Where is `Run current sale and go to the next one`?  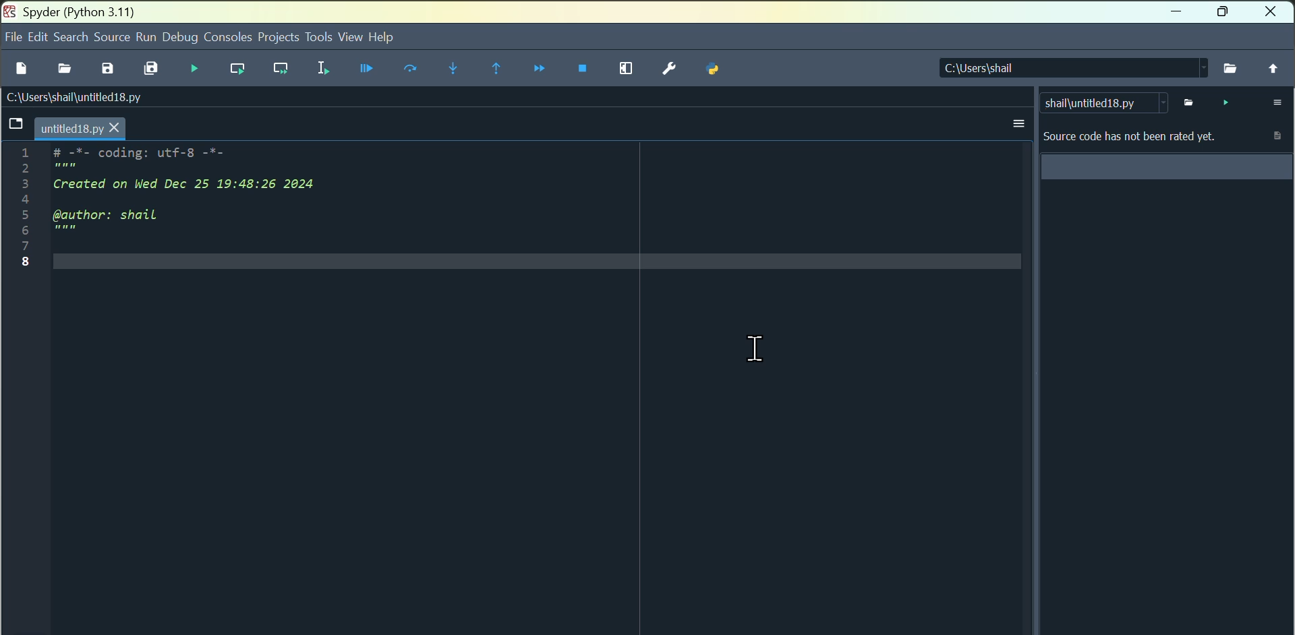
Run current sale and go to the next one is located at coordinates (281, 72).